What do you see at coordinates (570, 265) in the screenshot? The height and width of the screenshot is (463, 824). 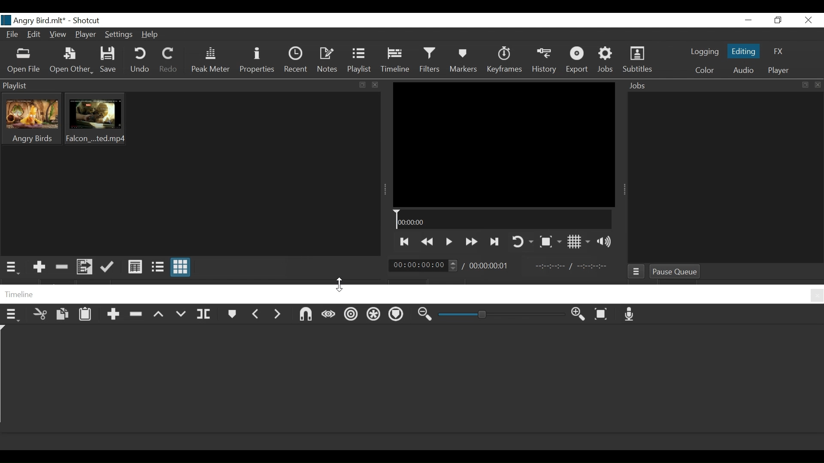 I see `In point` at bounding box center [570, 265].